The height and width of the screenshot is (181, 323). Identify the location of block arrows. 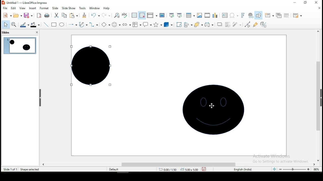
(126, 24).